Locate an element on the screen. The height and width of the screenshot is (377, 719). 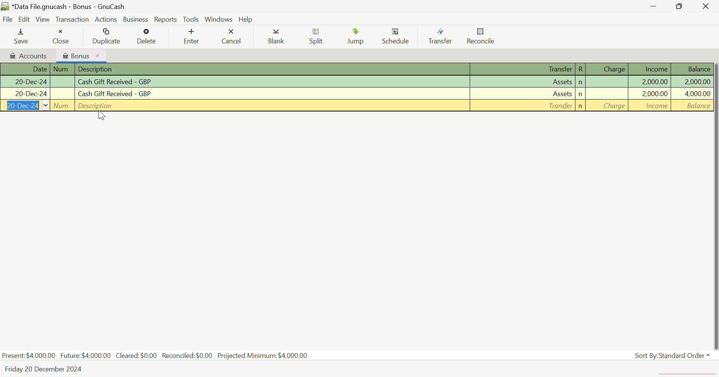
Actions is located at coordinates (106, 19).